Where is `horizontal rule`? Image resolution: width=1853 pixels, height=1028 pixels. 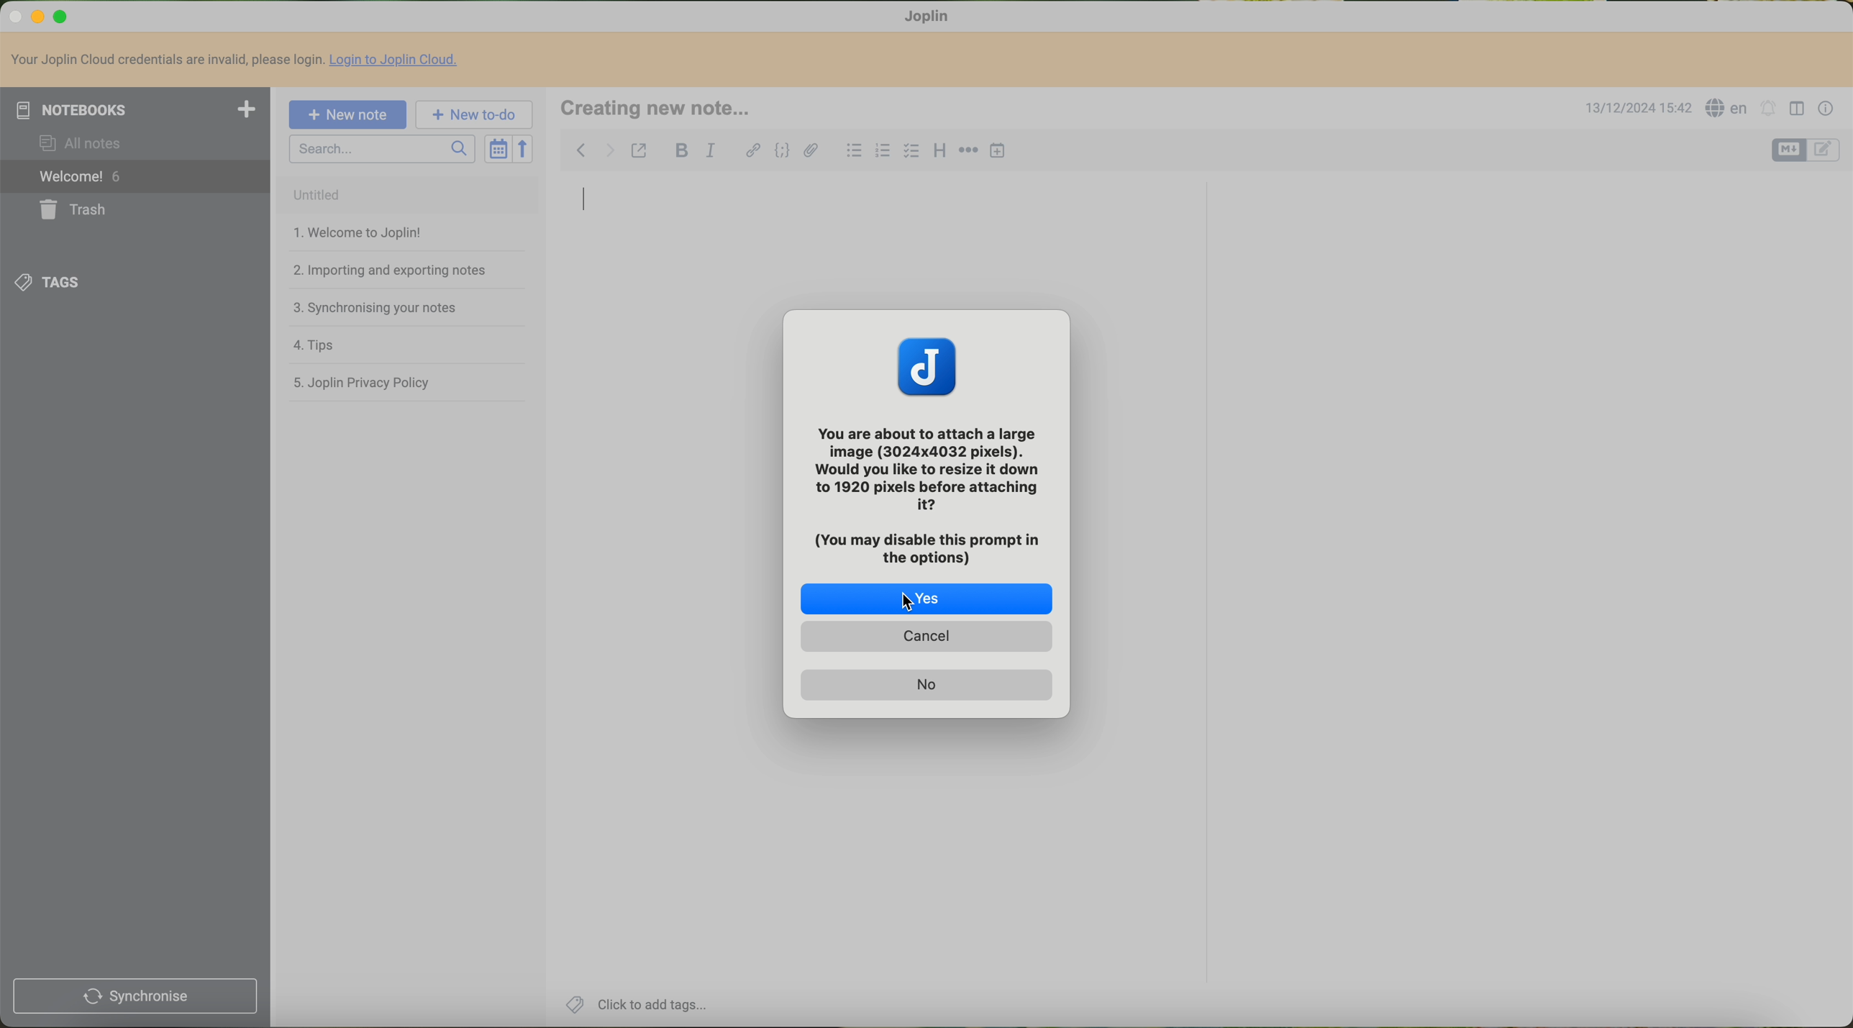 horizontal rule is located at coordinates (969, 151).